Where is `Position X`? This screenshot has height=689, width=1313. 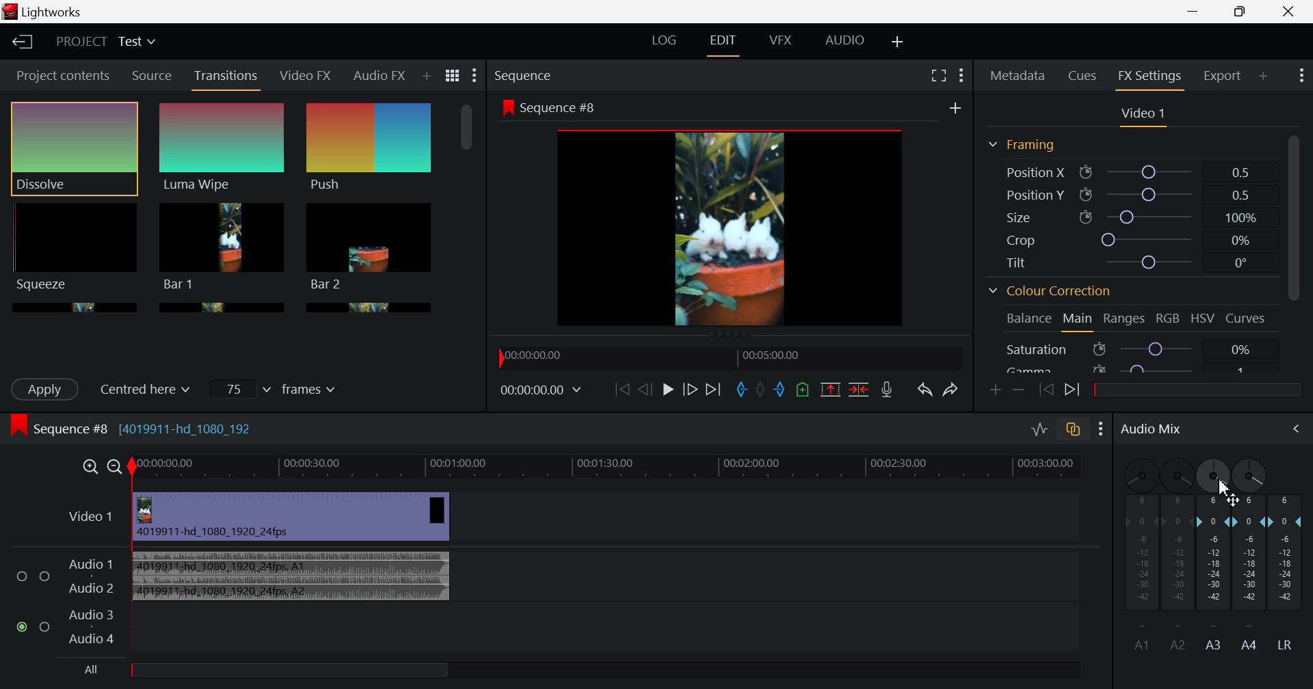
Position X is located at coordinates (1130, 172).